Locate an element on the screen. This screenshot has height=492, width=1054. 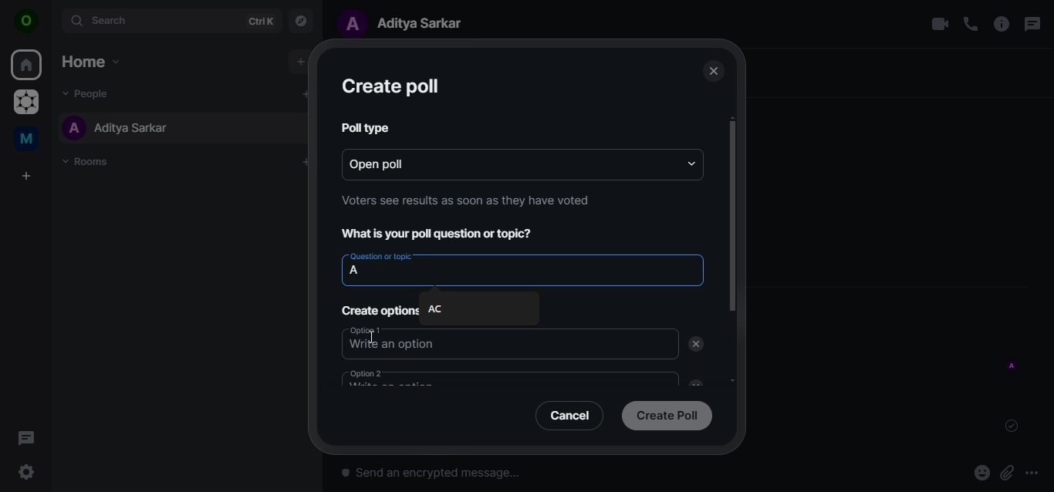
cancel is located at coordinates (573, 415).